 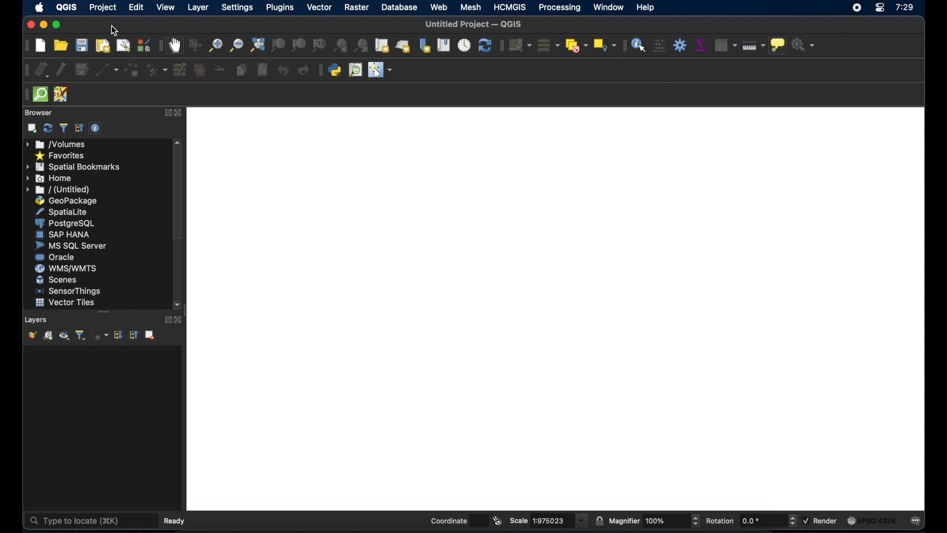 I want to click on delete selected, so click(x=200, y=70).